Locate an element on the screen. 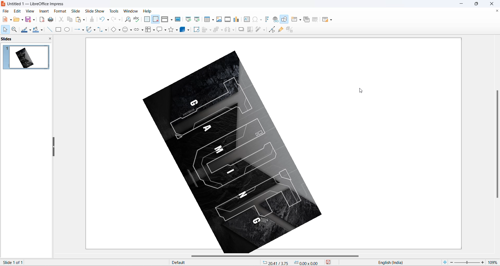  line color options is located at coordinates (30, 31).